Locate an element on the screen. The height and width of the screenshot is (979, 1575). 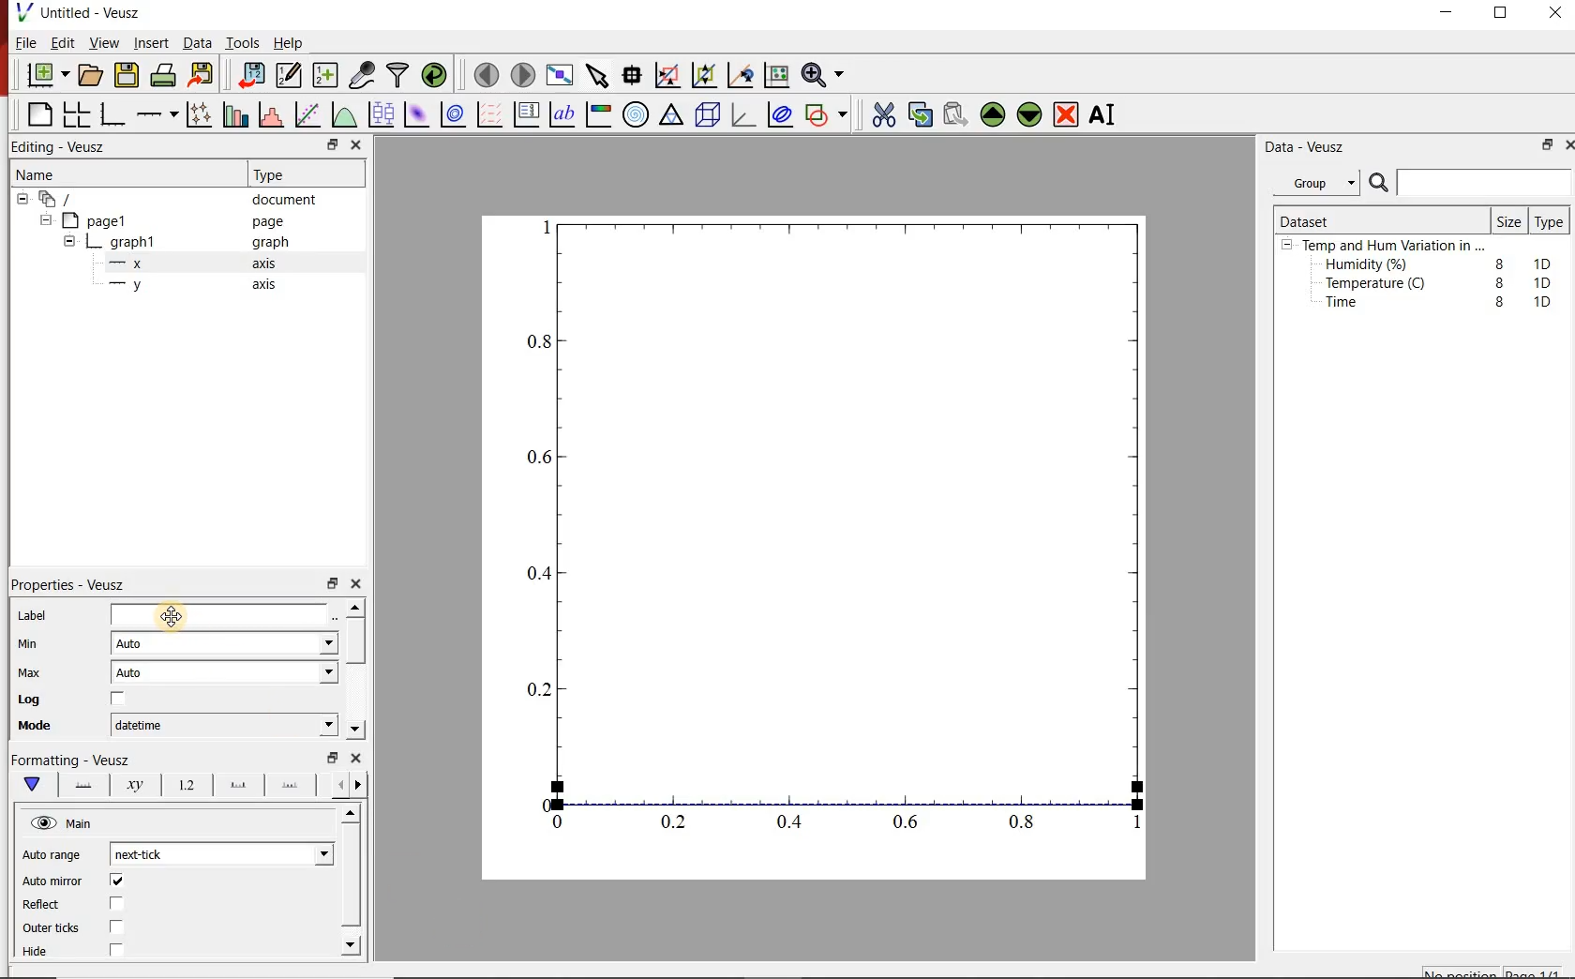
Max dropdown is located at coordinates (308, 675).